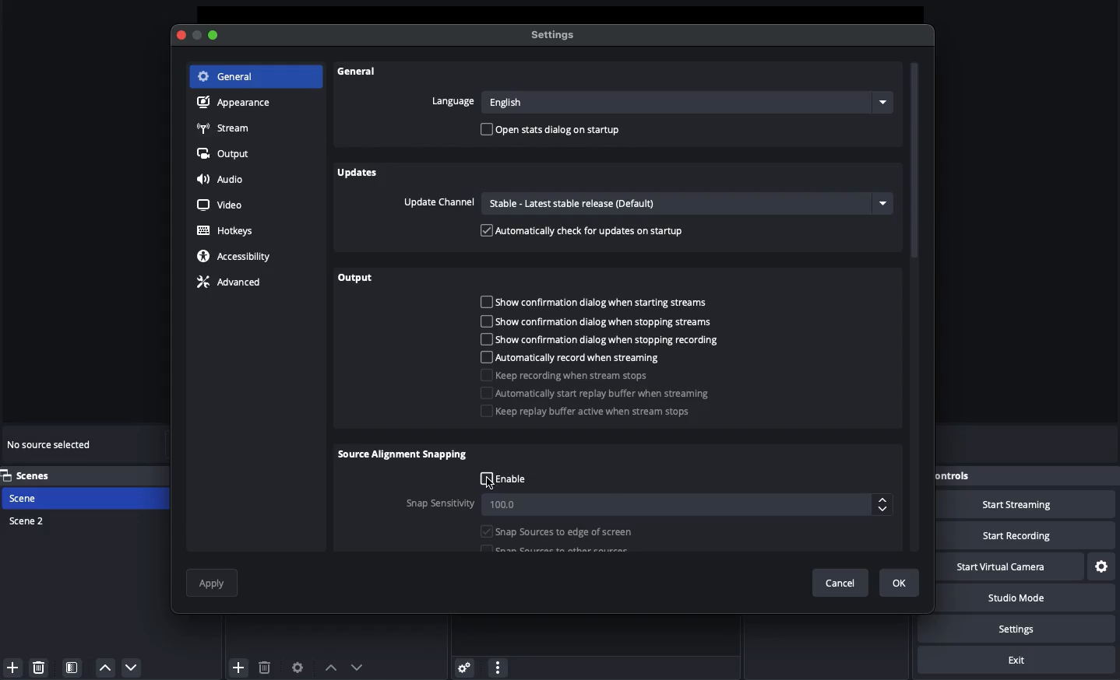 The height and width of the screenshot is (680, 1120). I want to click on Add, so click(238, 666).